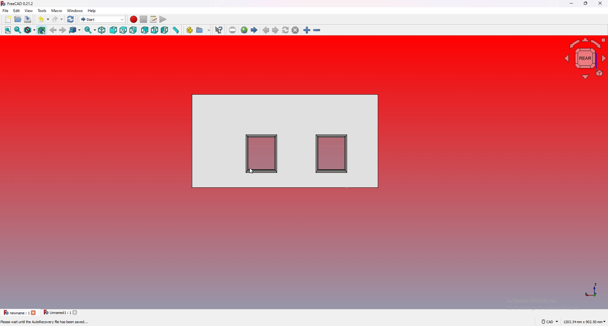  I want to click on forward, so click(63, 30).